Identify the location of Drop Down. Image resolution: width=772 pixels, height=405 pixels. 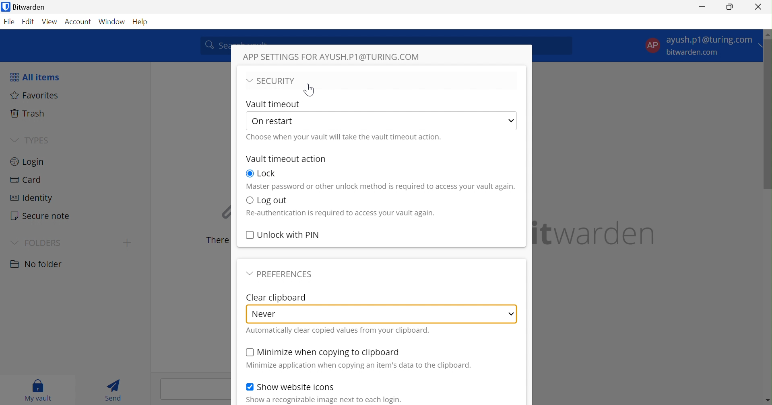
(14, 243).